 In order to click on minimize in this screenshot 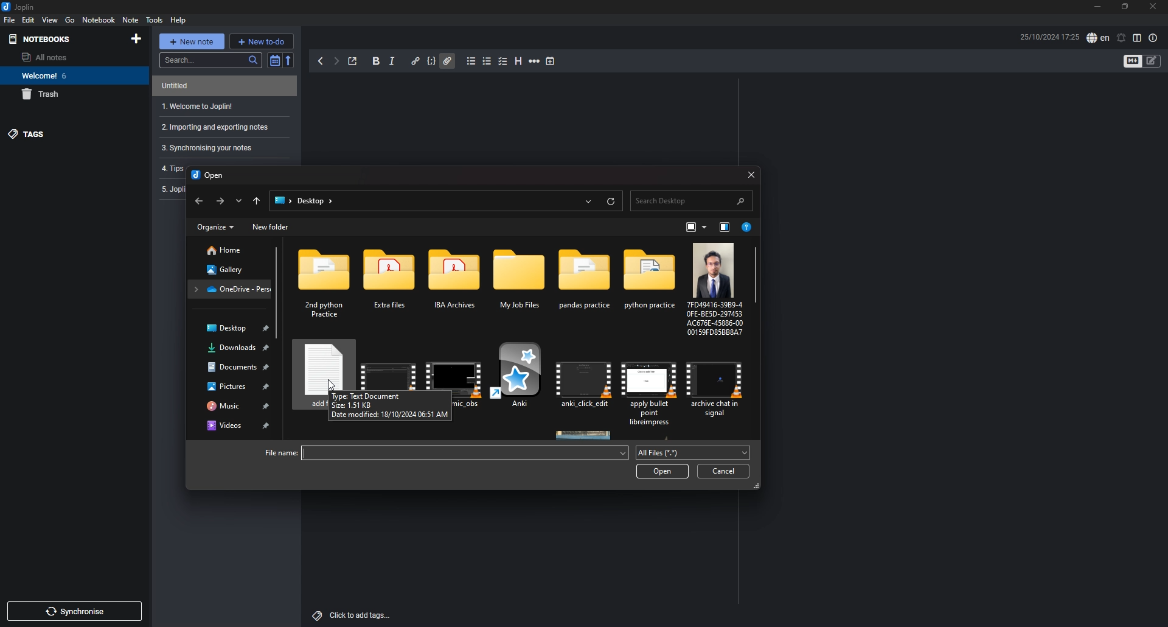, I will do `click(1098, 7)`.